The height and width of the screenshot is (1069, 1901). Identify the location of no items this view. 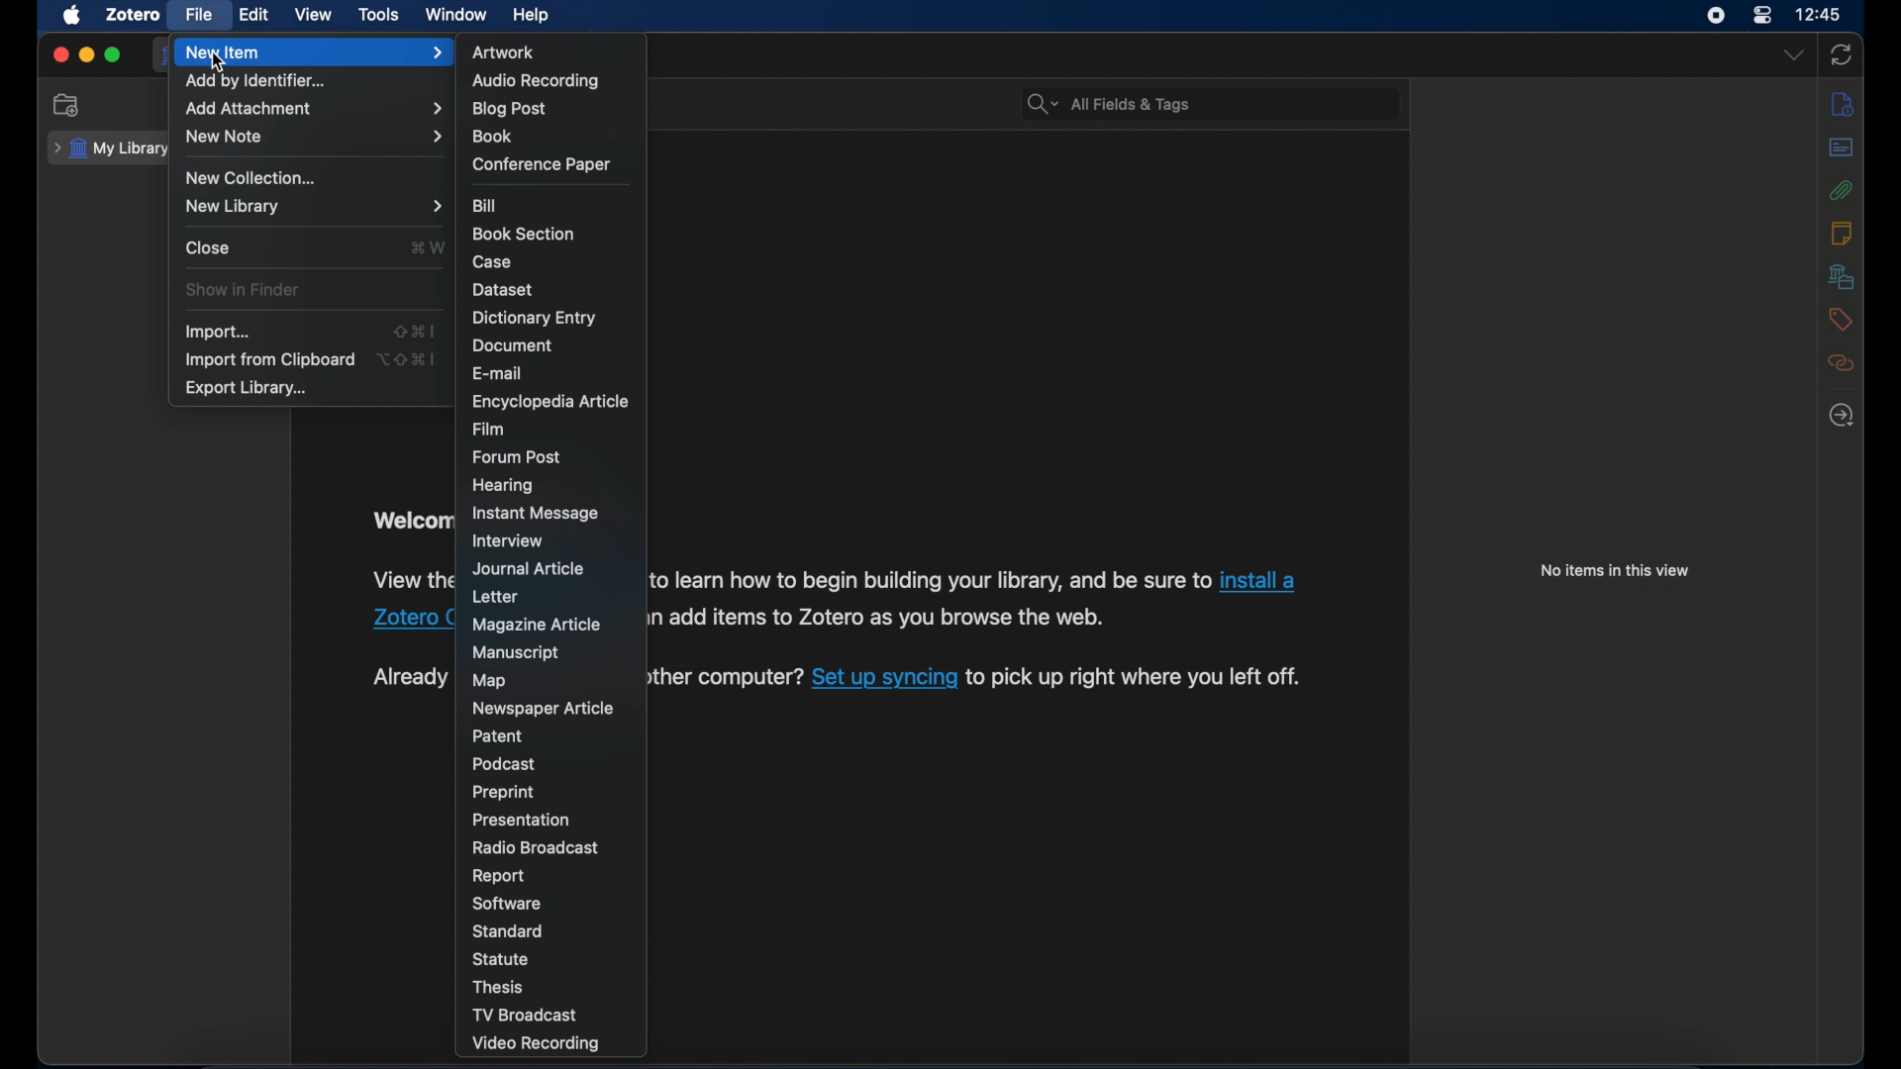
(1614, 570).